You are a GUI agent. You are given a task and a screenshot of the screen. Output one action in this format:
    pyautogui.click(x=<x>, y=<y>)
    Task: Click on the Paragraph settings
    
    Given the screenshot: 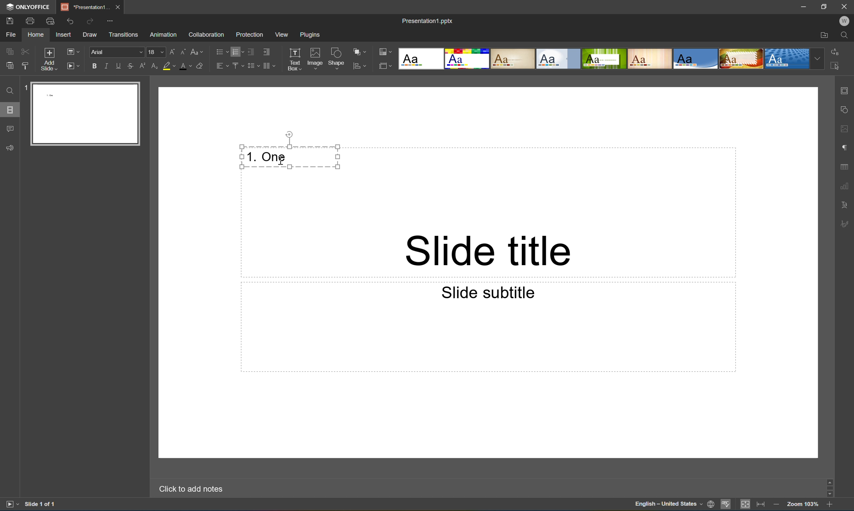 What is the action you would take?
    pyautogui.click(x=847, y=146)
    